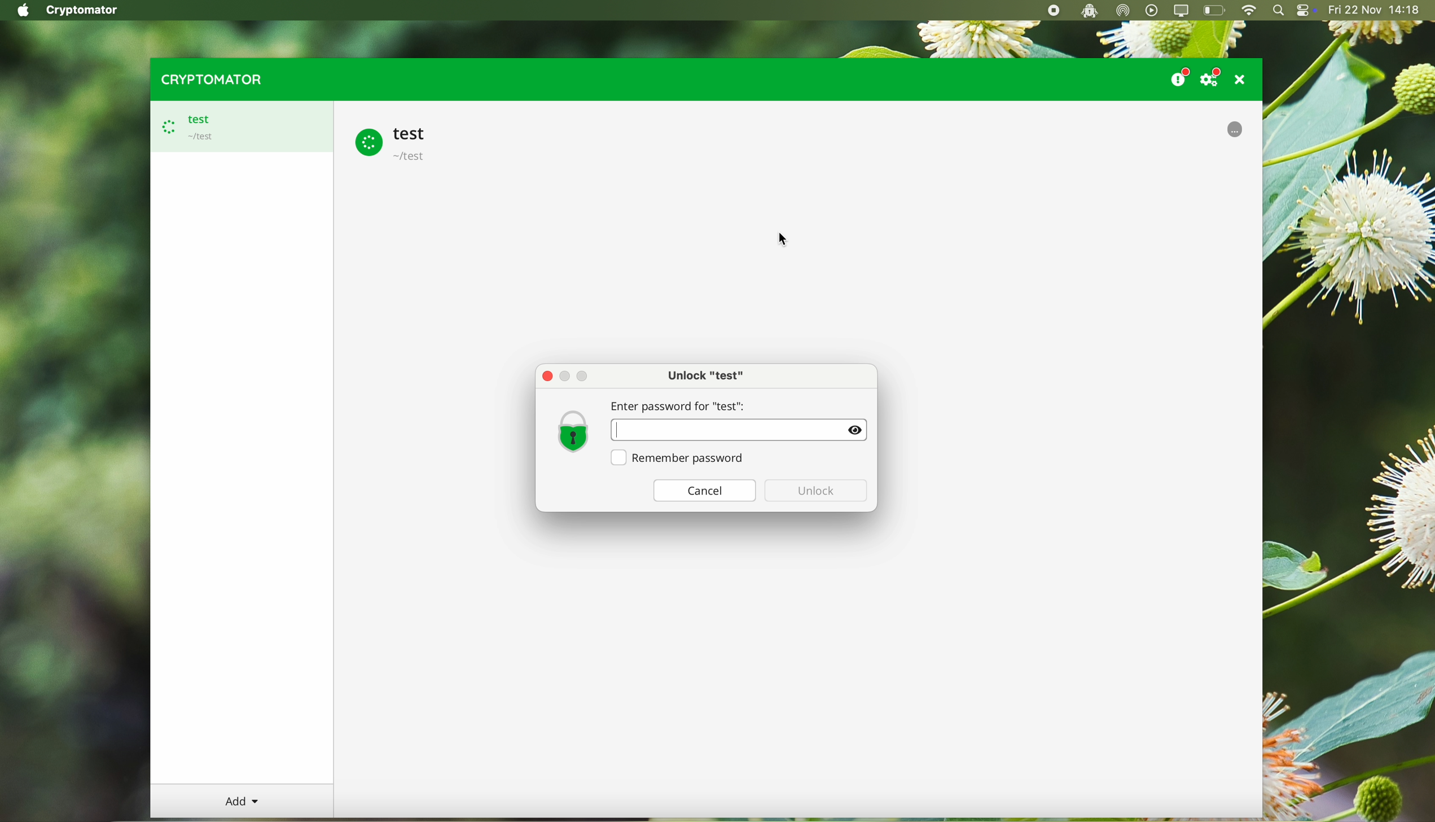  Describe the element at coordinates (1243, 79) in the screenshot. I see `close program` at that location.